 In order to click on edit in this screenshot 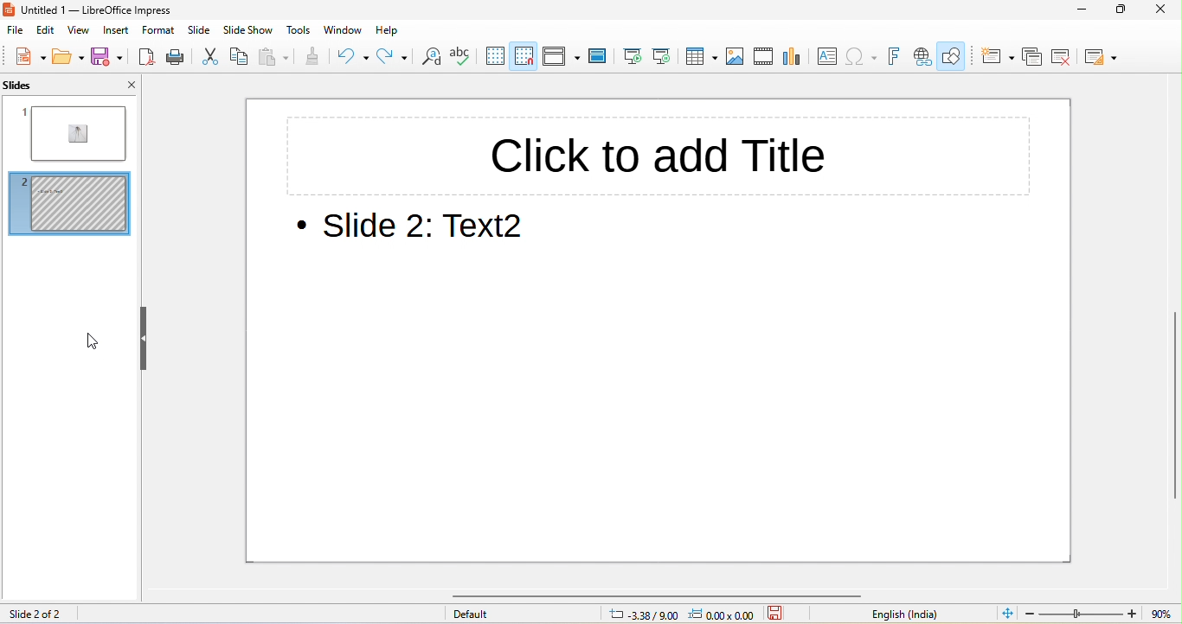, I will do `click(48, 33)`.